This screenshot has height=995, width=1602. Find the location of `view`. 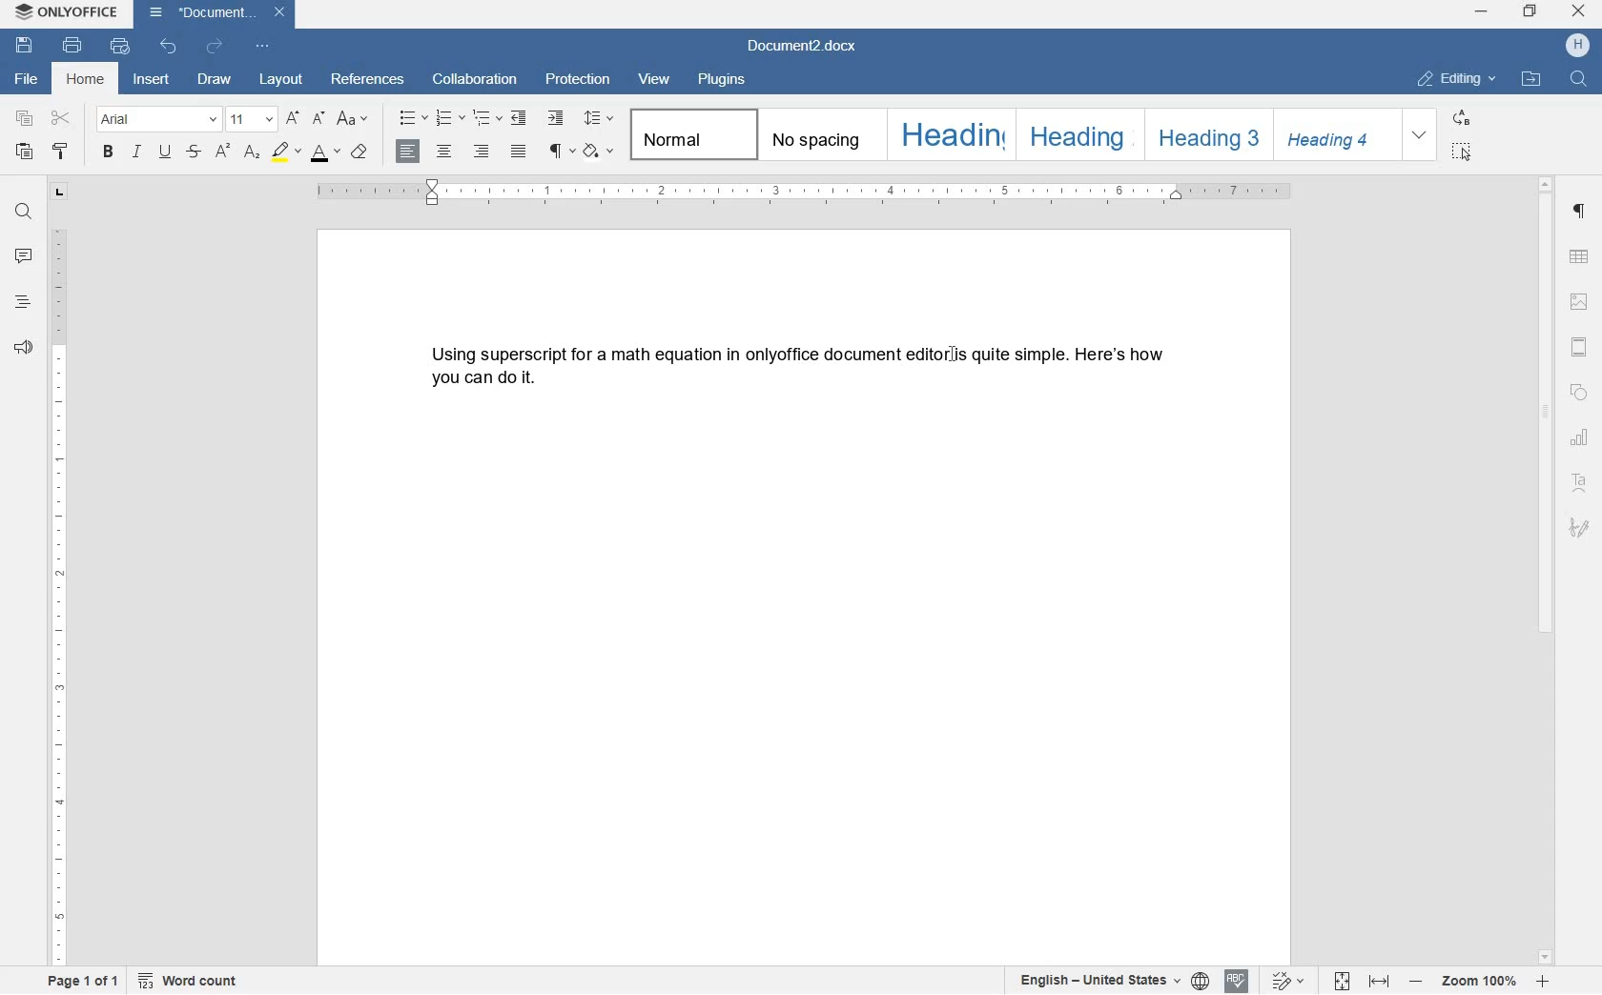

view is located at coordinates (655, 77).